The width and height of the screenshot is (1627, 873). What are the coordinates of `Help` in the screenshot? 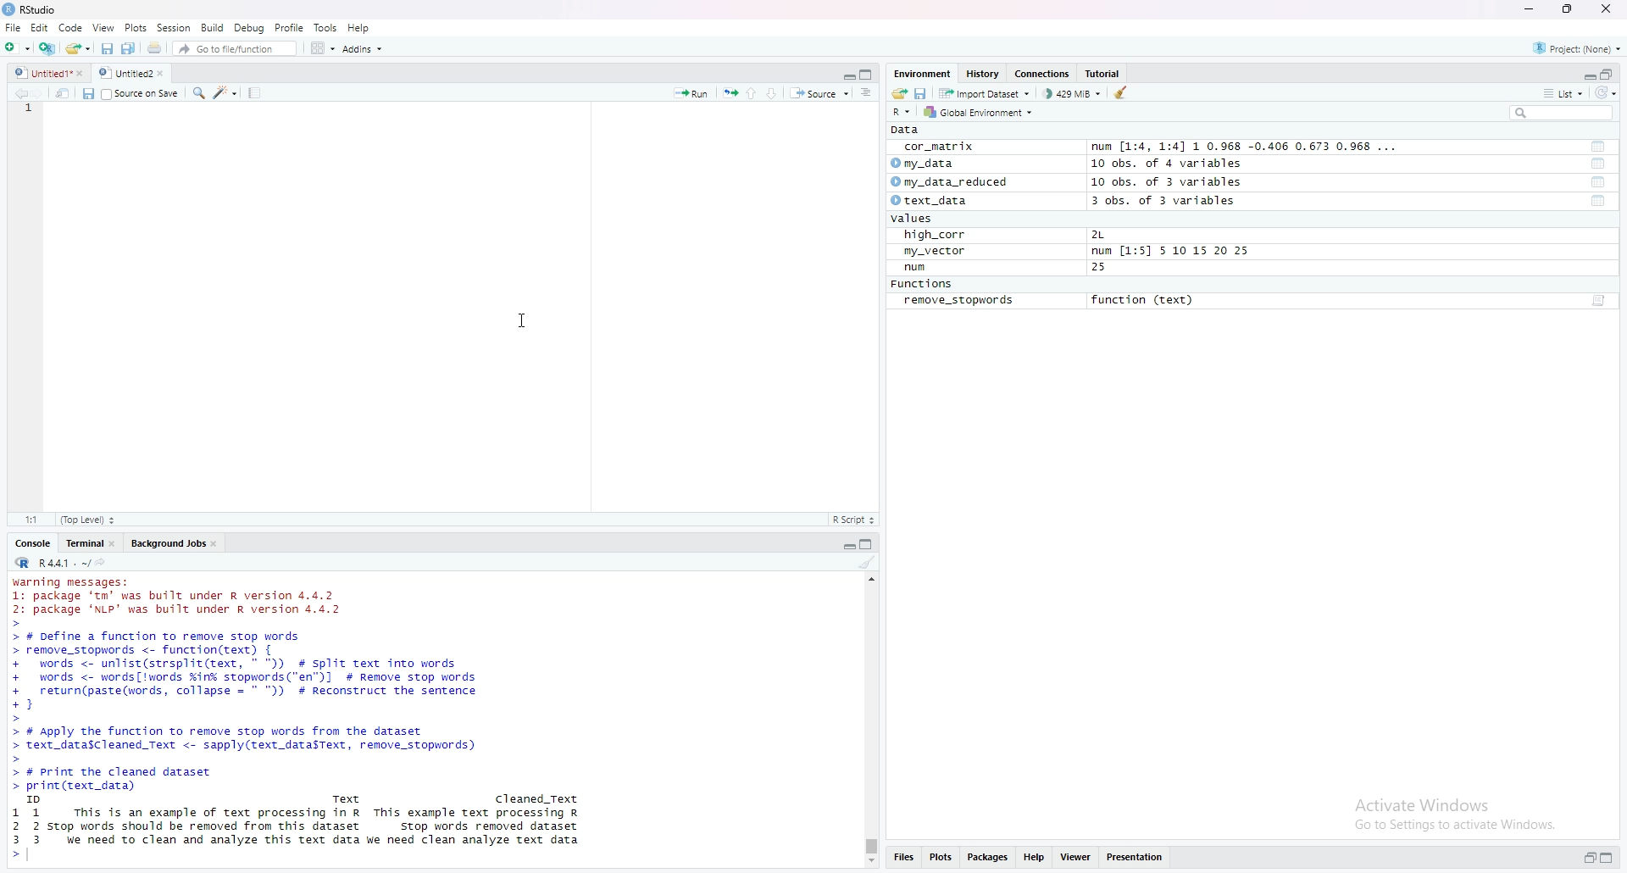 It's located at (359, 27).